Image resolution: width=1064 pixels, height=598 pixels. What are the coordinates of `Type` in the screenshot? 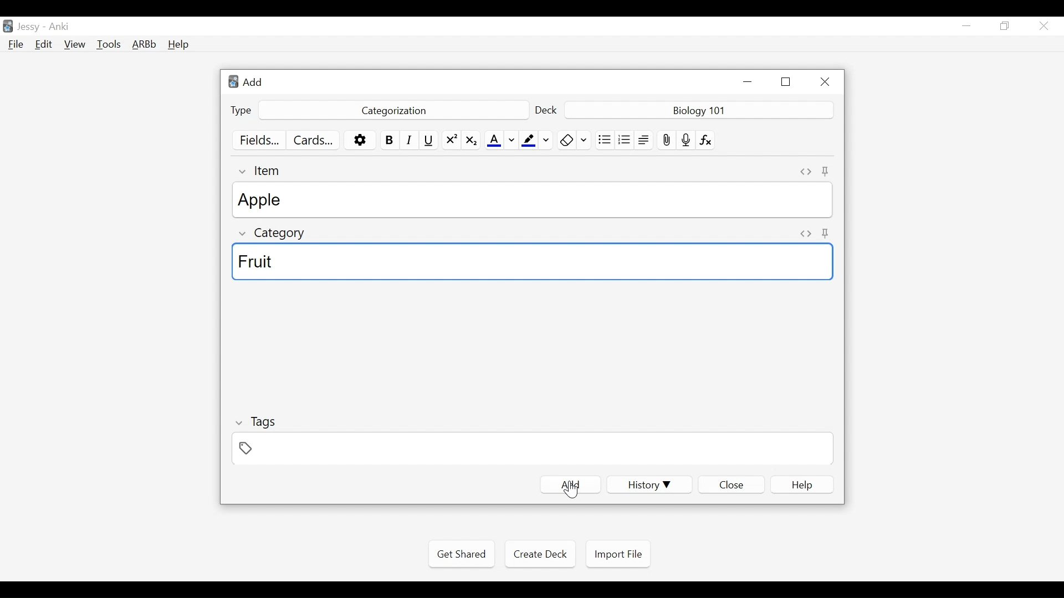 It's located at (241, 111).